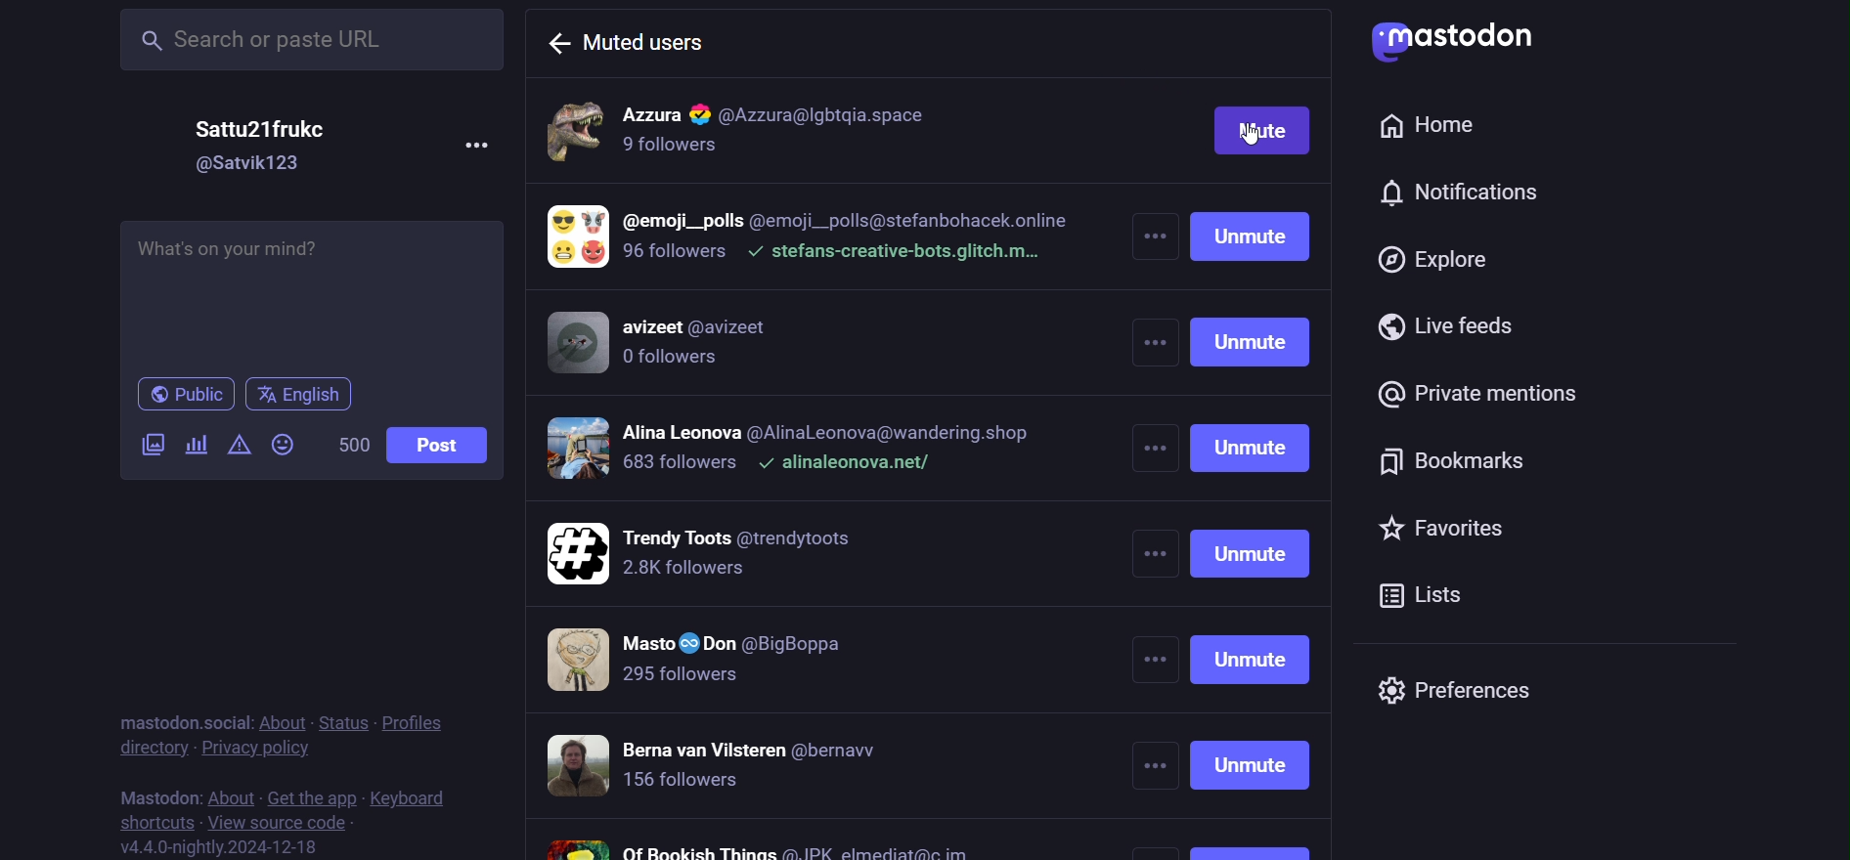 This screenshot has height=860, width=1850. I want to click on favorites, so click(1476, 534).